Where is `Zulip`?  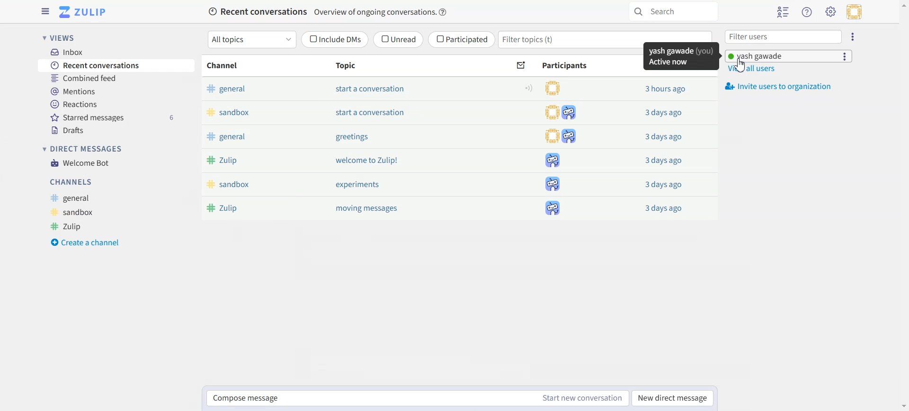 Zulip is located at coordinates (229, 208).